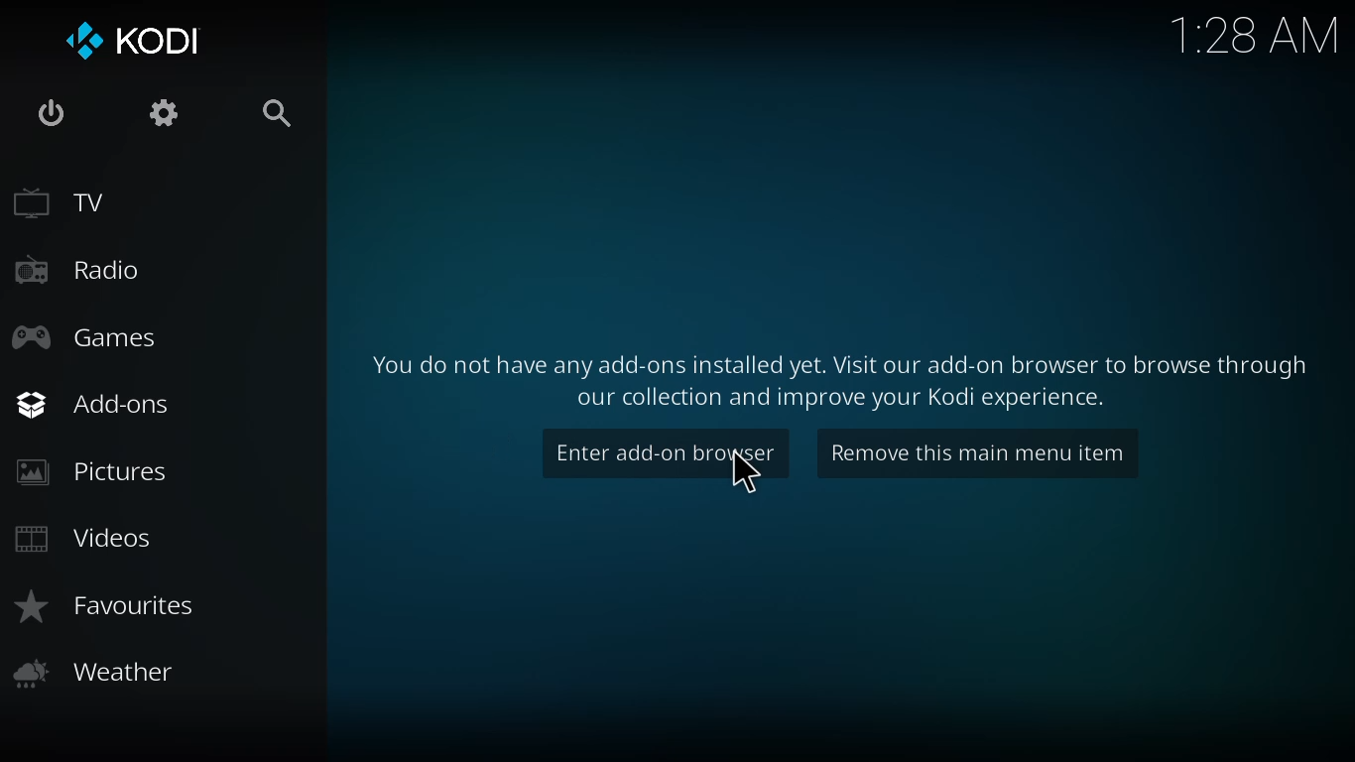  Describe the element at coordinates (93, 672) in the screenshot. I see `weather` at that location.